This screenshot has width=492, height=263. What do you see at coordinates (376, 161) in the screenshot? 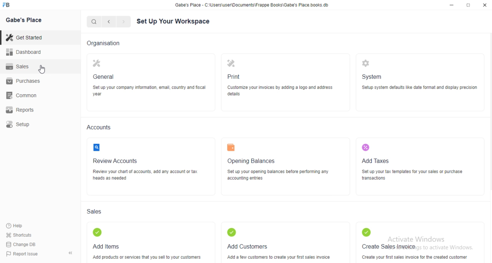
I see `Add Taxes` at bounding box center [376, 161].